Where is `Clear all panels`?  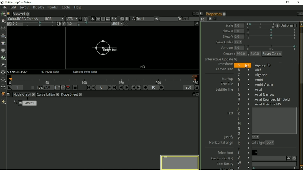
Clear all panels is located at coordinates (210, 19).